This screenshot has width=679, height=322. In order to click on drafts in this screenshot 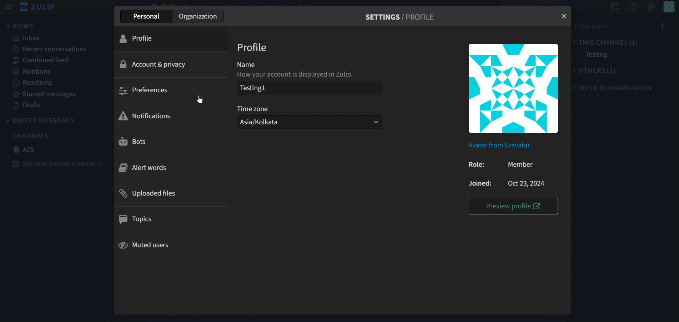, I will do `click(26, 105)`.